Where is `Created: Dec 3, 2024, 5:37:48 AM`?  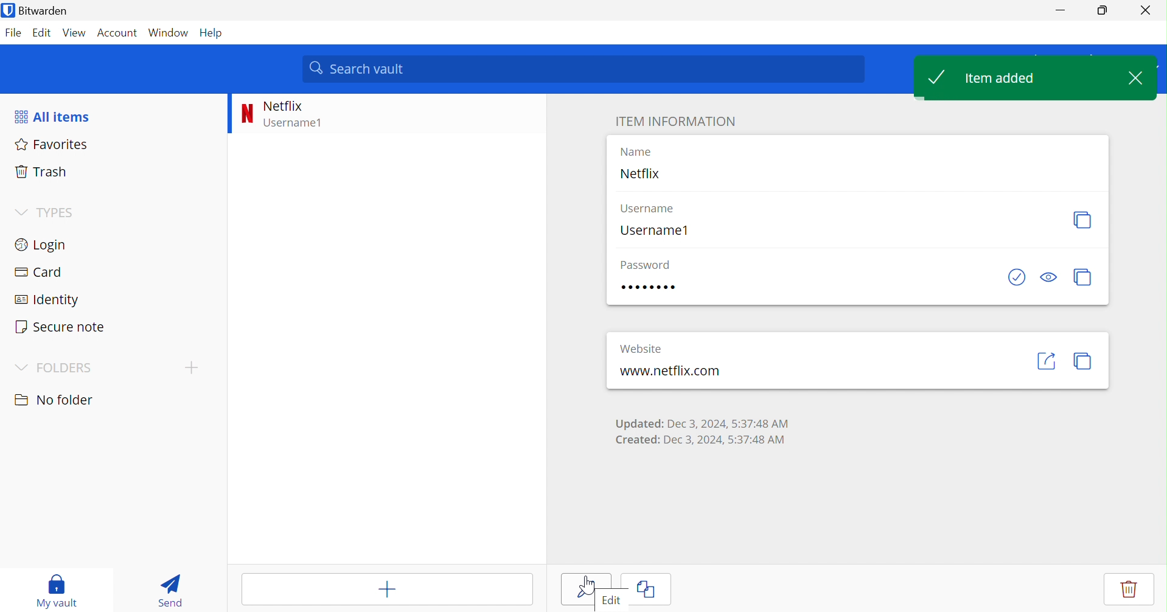
Created: Dec 3, 2024, 5:37:48 AM is located at coordinates (700, 440).